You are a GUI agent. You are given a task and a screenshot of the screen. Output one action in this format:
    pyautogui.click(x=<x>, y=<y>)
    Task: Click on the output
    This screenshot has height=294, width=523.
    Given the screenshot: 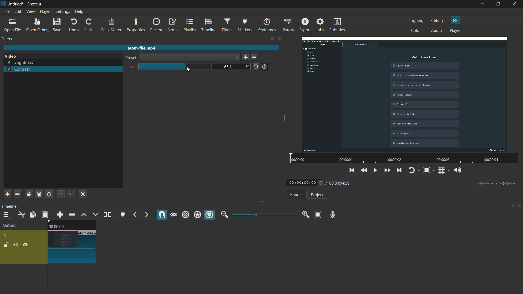 What is the action you would take?
    pyautogui.click(x=11, y=226)
    